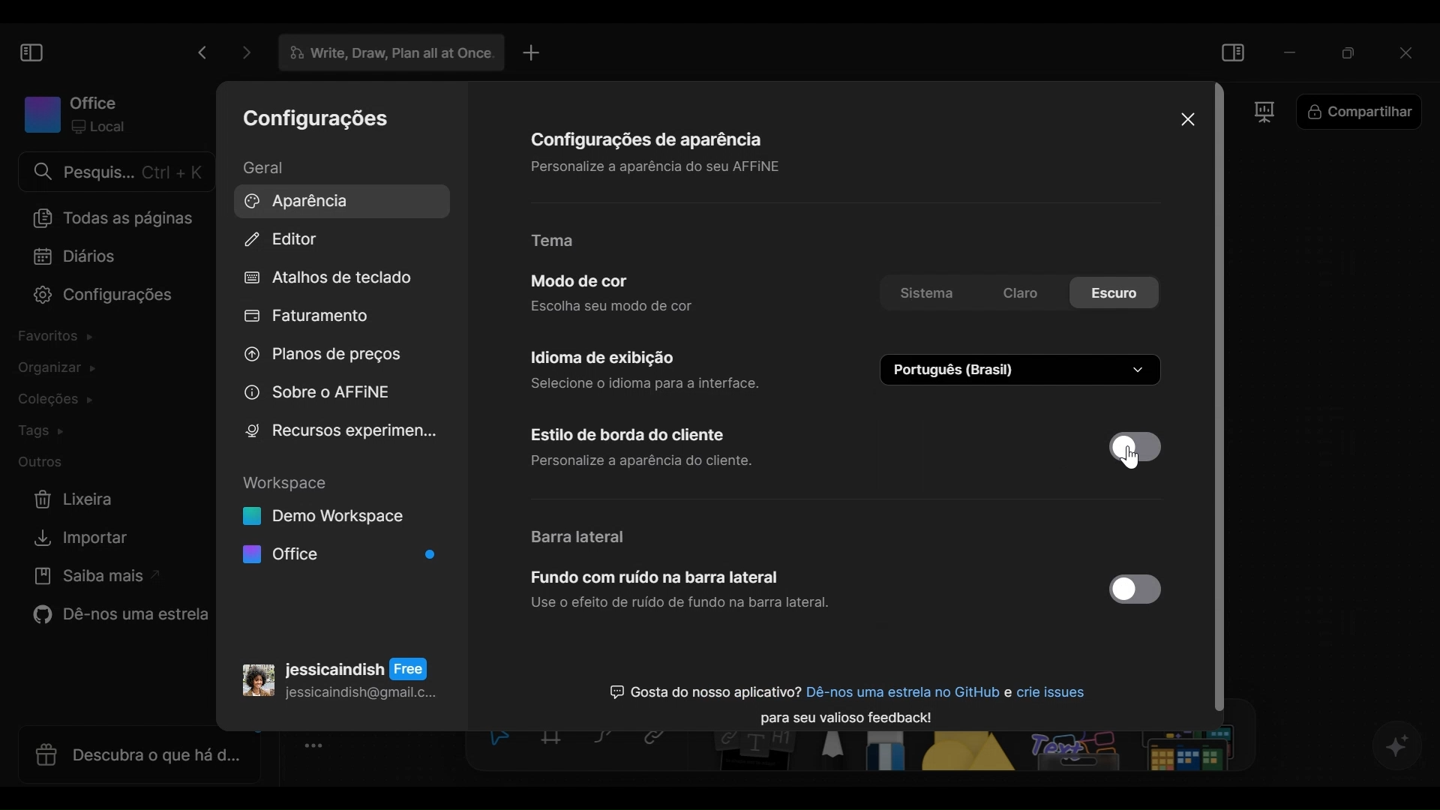 This screenshot has width=1440, height=810. Describe the element at coordinates (1349, 50) in the screenshot. I see `Restore` at that location.